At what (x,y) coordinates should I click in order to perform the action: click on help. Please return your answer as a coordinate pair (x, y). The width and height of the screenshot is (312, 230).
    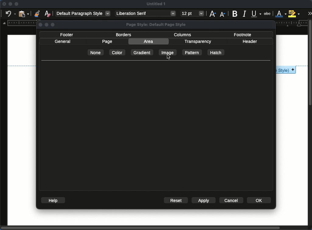
    Looking at the image, I should click on (53, 200).